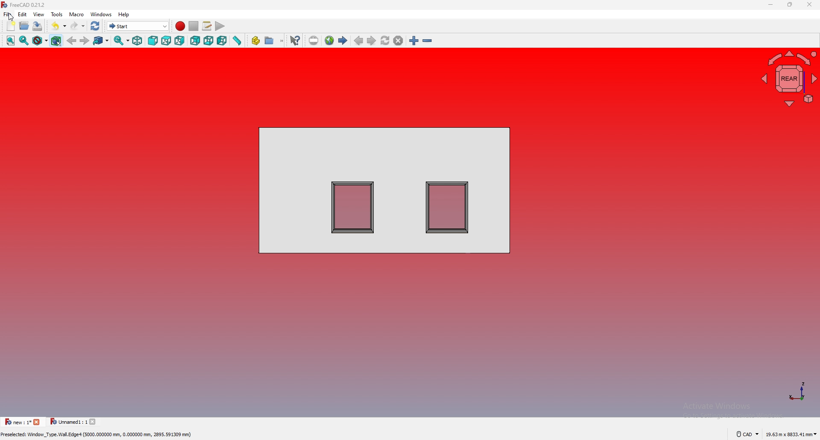 Image resolution: width=820 pixels, height=440 pixels. What do you see at coordinates (313, 40) in the screenshot?
I see `set url` at bounding box center [313, 40].